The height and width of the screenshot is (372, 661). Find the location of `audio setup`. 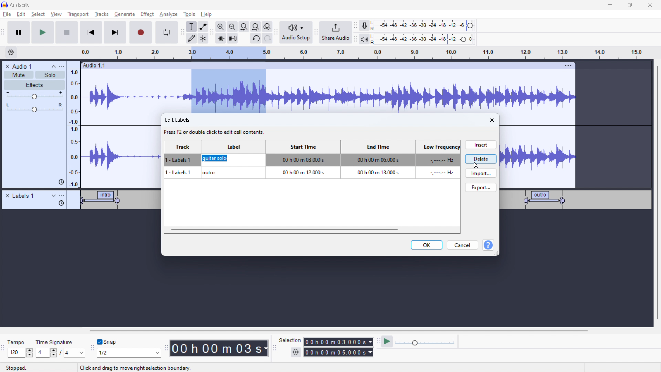

audio setup is located at coordinates (296, 33).